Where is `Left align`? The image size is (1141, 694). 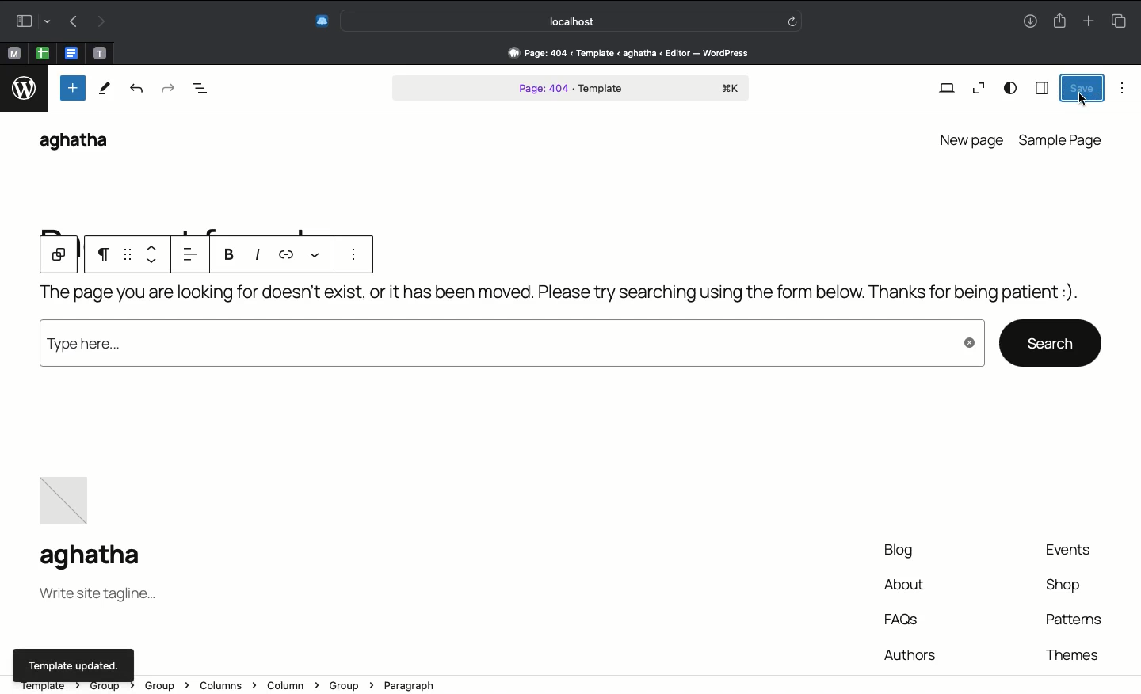 Left align is located at coordinates (194, 255).